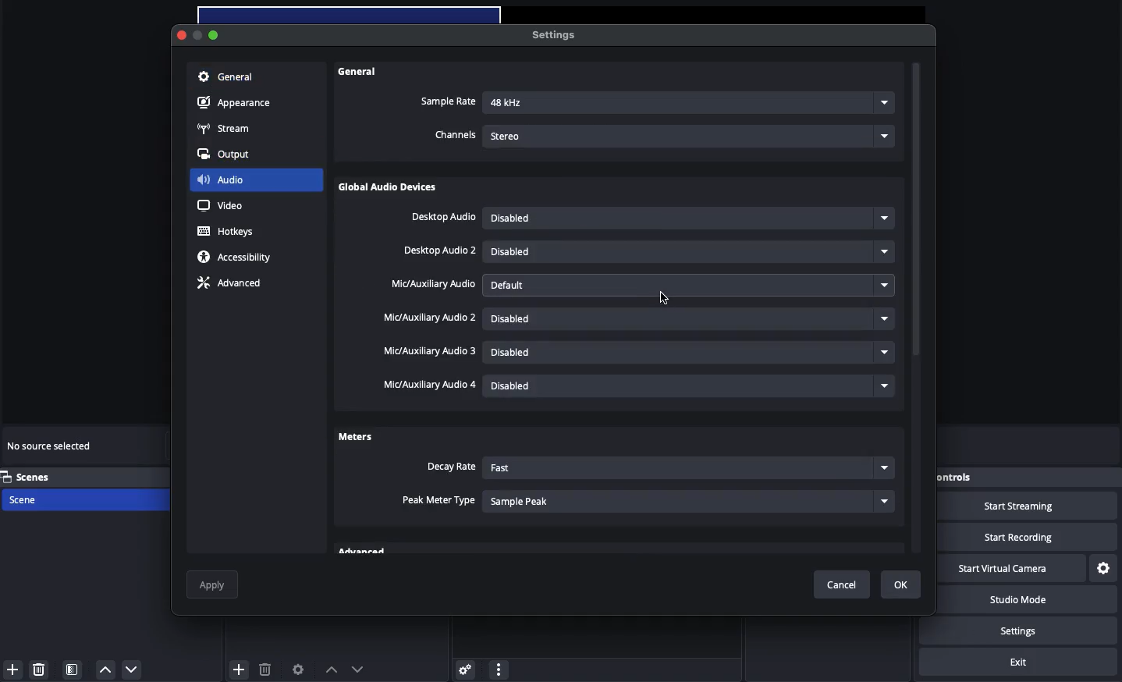 This screenshot has height=682, width=1122. What do you see at coordinates (357, 669) in the screenshot?
I see `Move down` at bounding box center [357, 669].